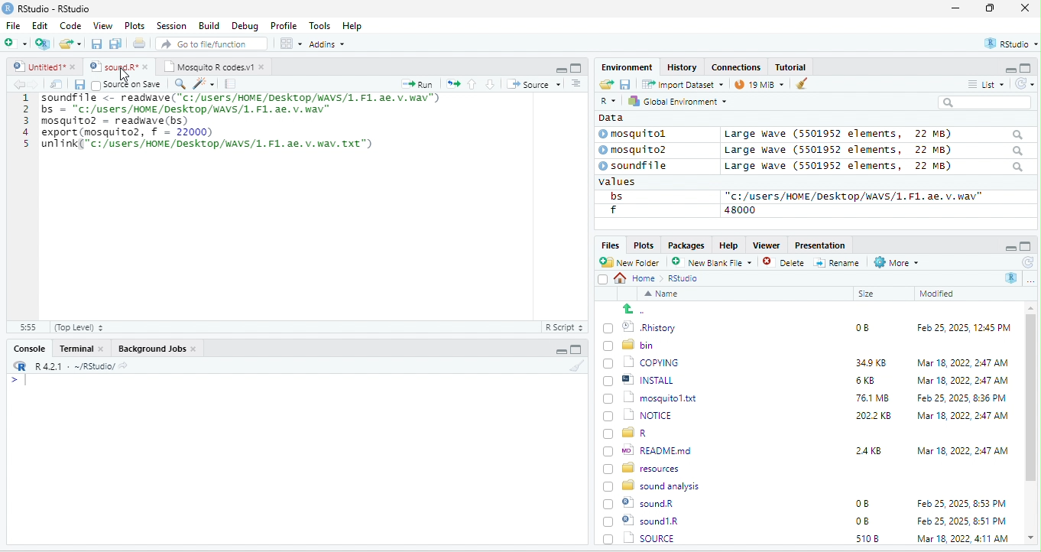  Describe the element at coordinates (82, 348) in the screenshot. I see `Terminal` at that location.